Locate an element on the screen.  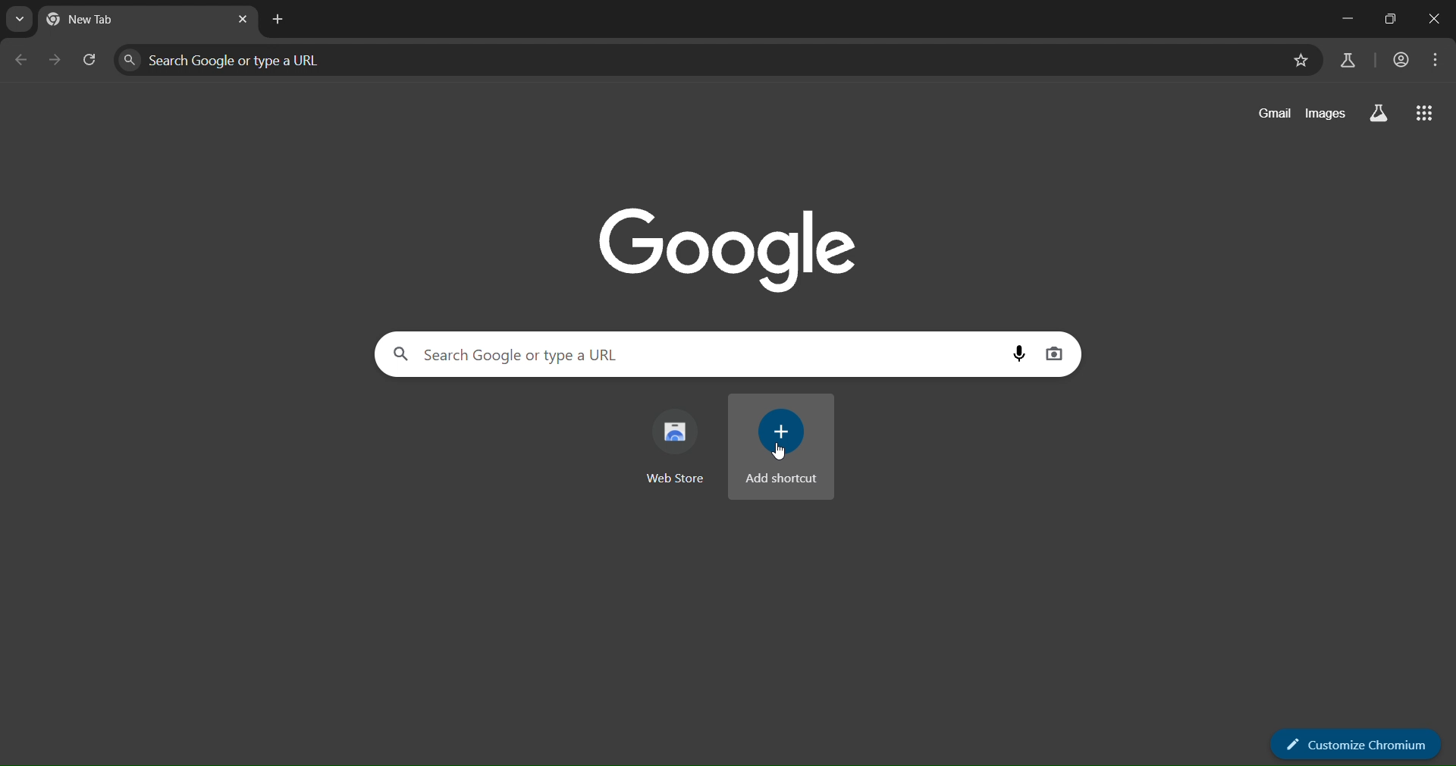
search google or type a URL is located at coordinates (695, 354).